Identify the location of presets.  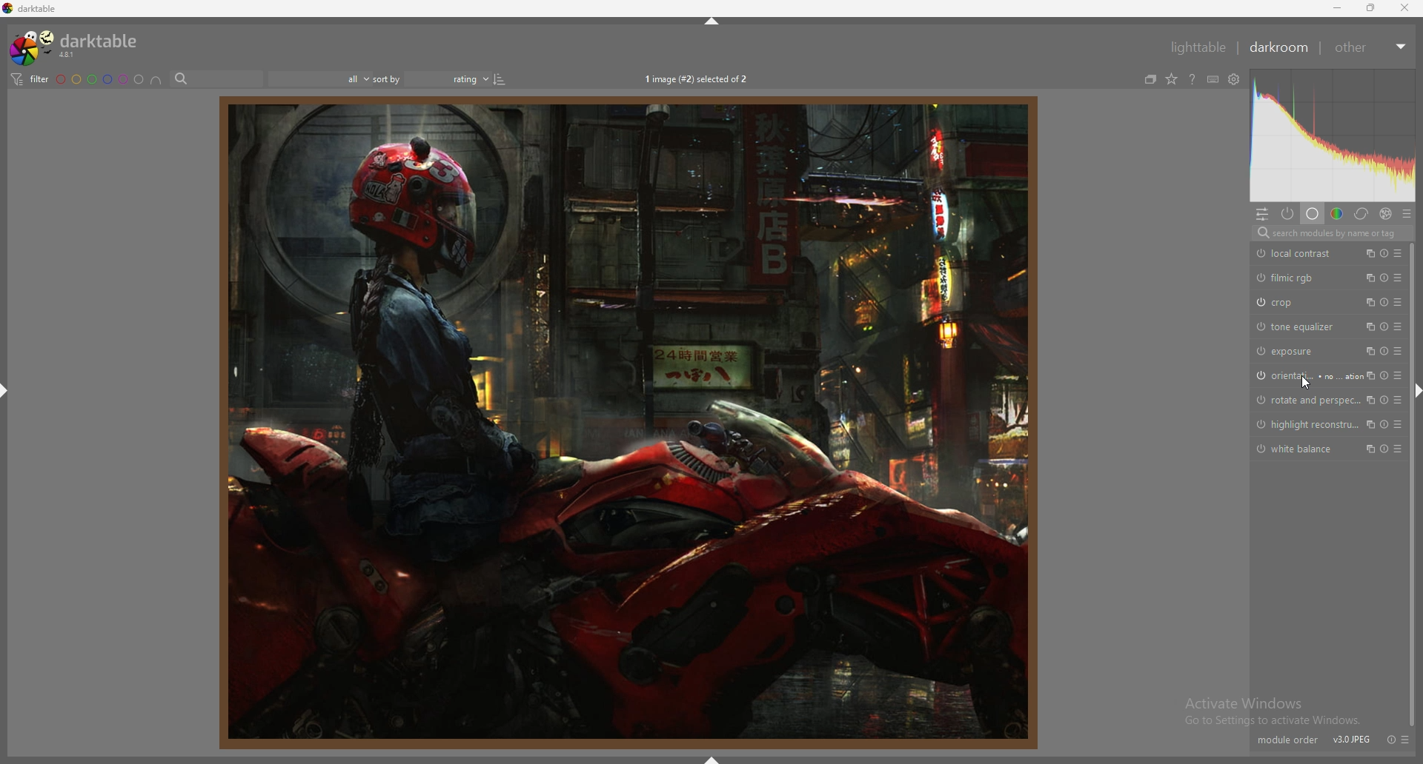
(1402, 253).